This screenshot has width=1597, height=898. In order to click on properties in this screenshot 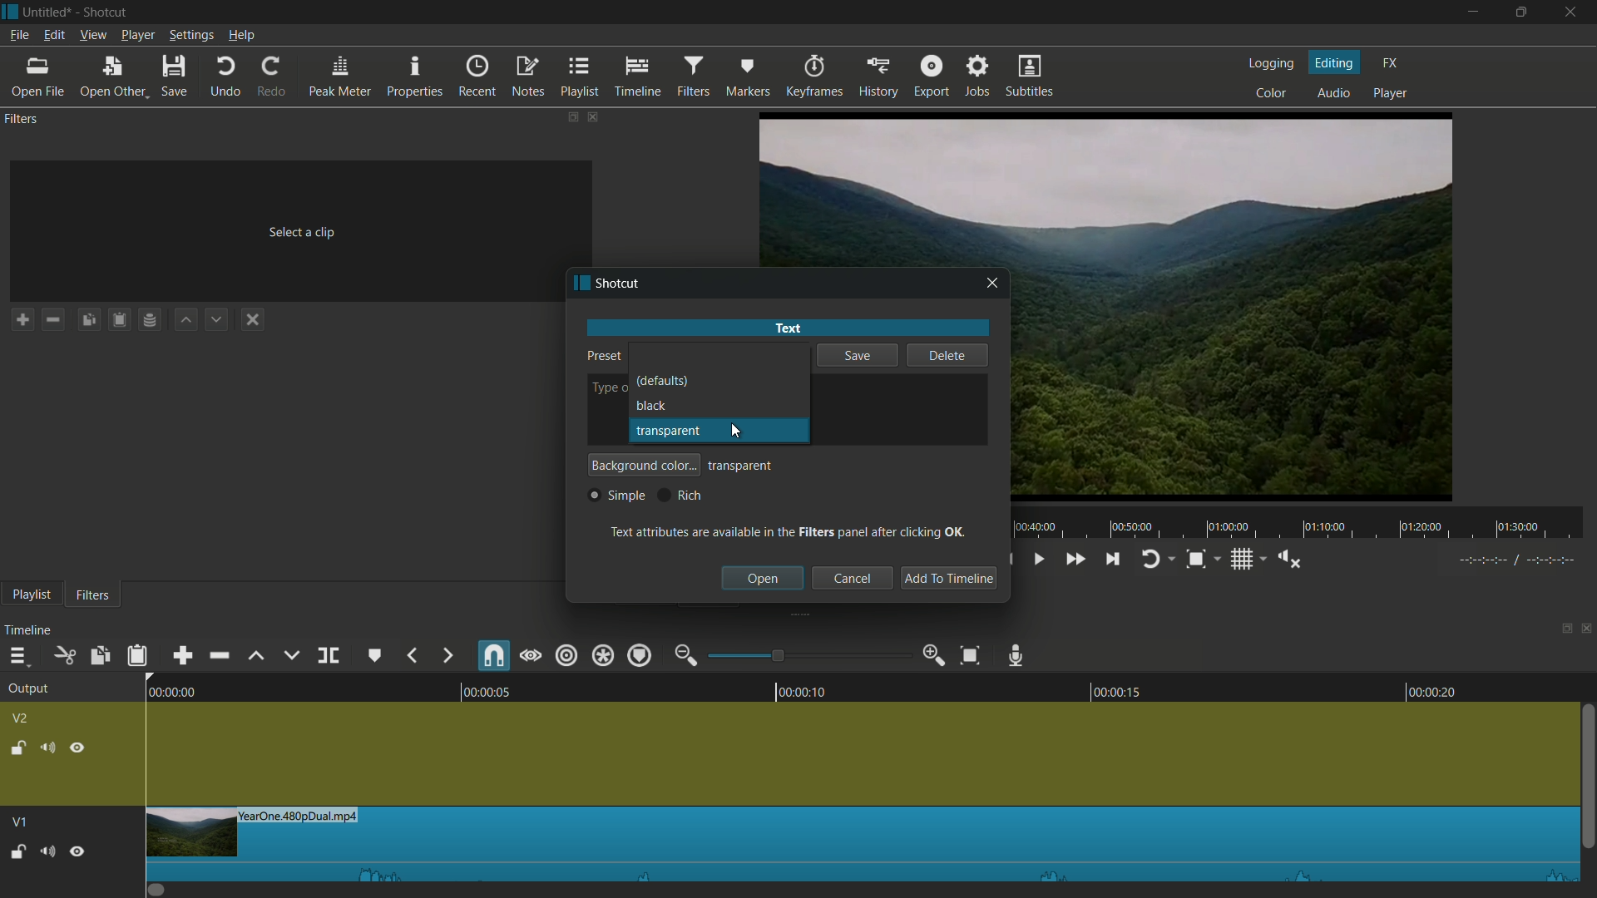, I will do `click(417, 77)`.